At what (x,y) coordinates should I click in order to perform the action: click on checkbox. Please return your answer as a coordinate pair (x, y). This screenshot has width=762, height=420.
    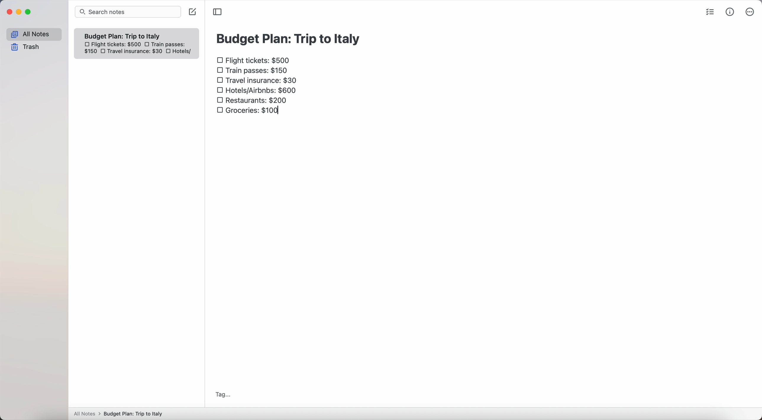
    Looking at the image, I should click on (148, 44).